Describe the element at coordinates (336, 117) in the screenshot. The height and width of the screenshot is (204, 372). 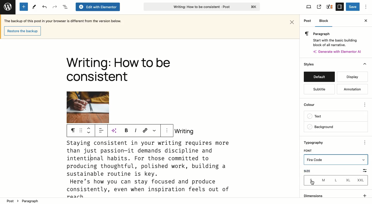
I see `Text` at that location.